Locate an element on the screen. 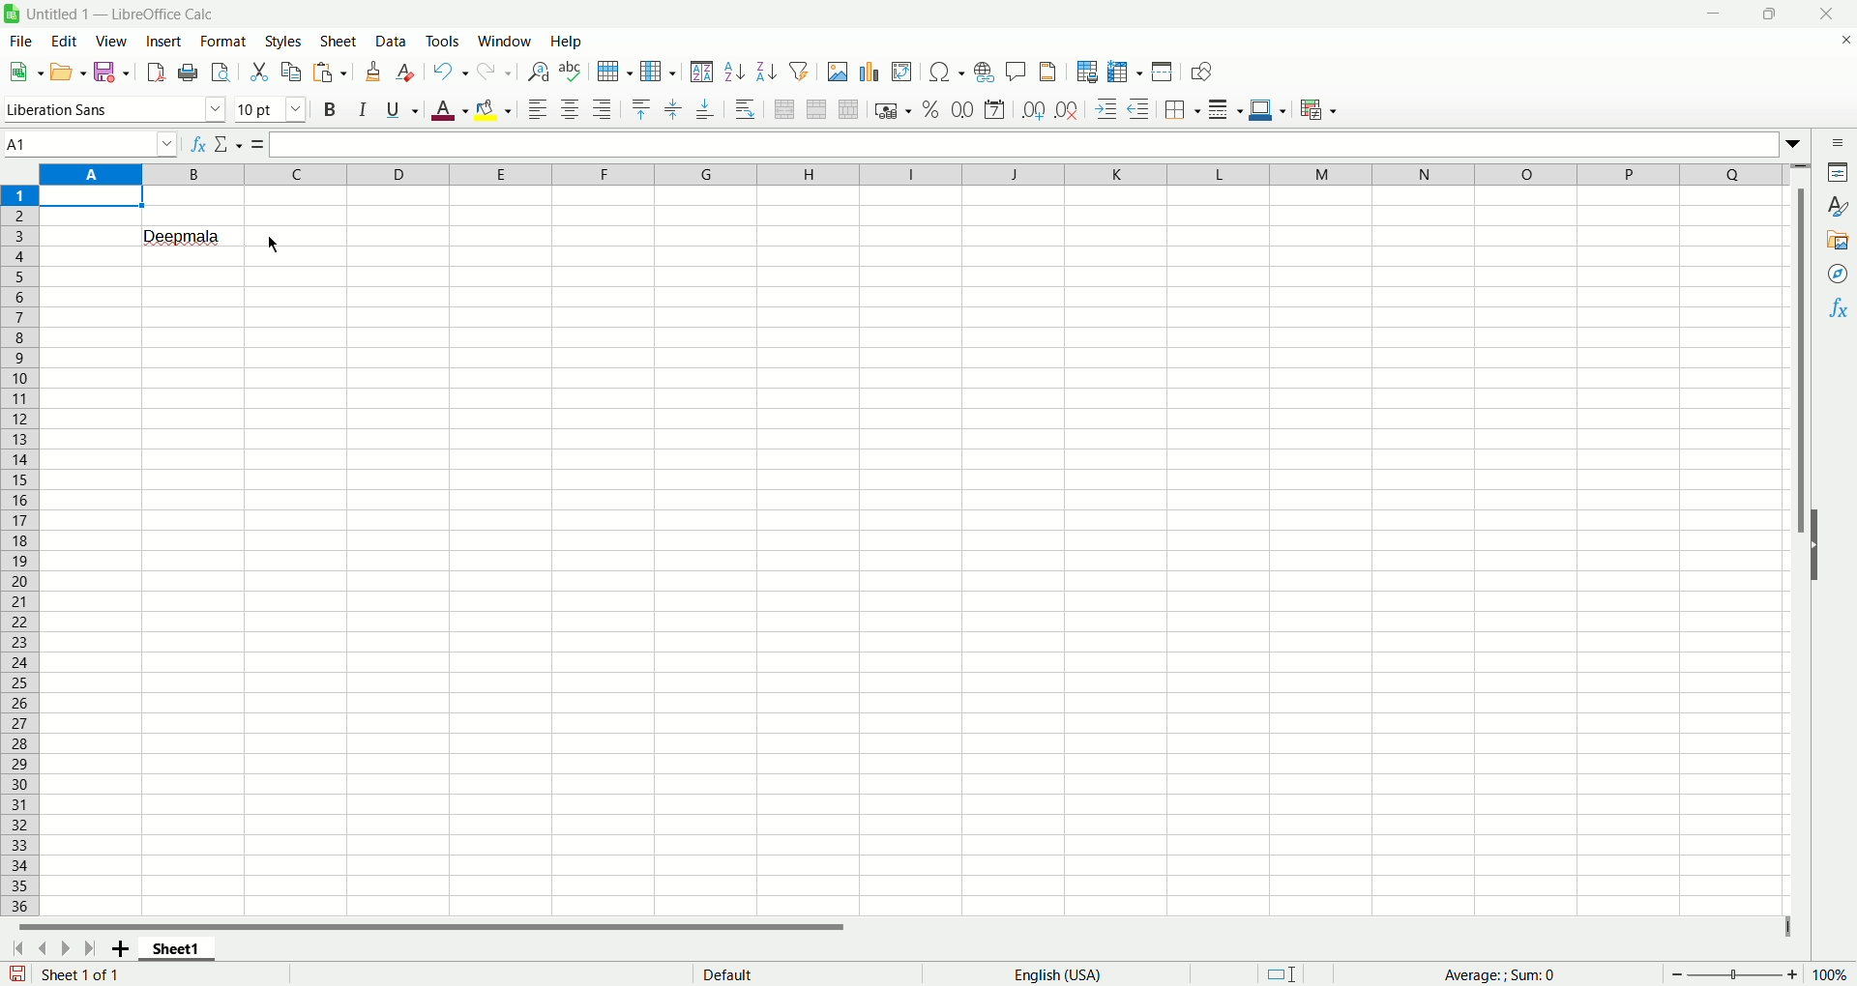  Clone formatting is located at coordinates (373, 72).